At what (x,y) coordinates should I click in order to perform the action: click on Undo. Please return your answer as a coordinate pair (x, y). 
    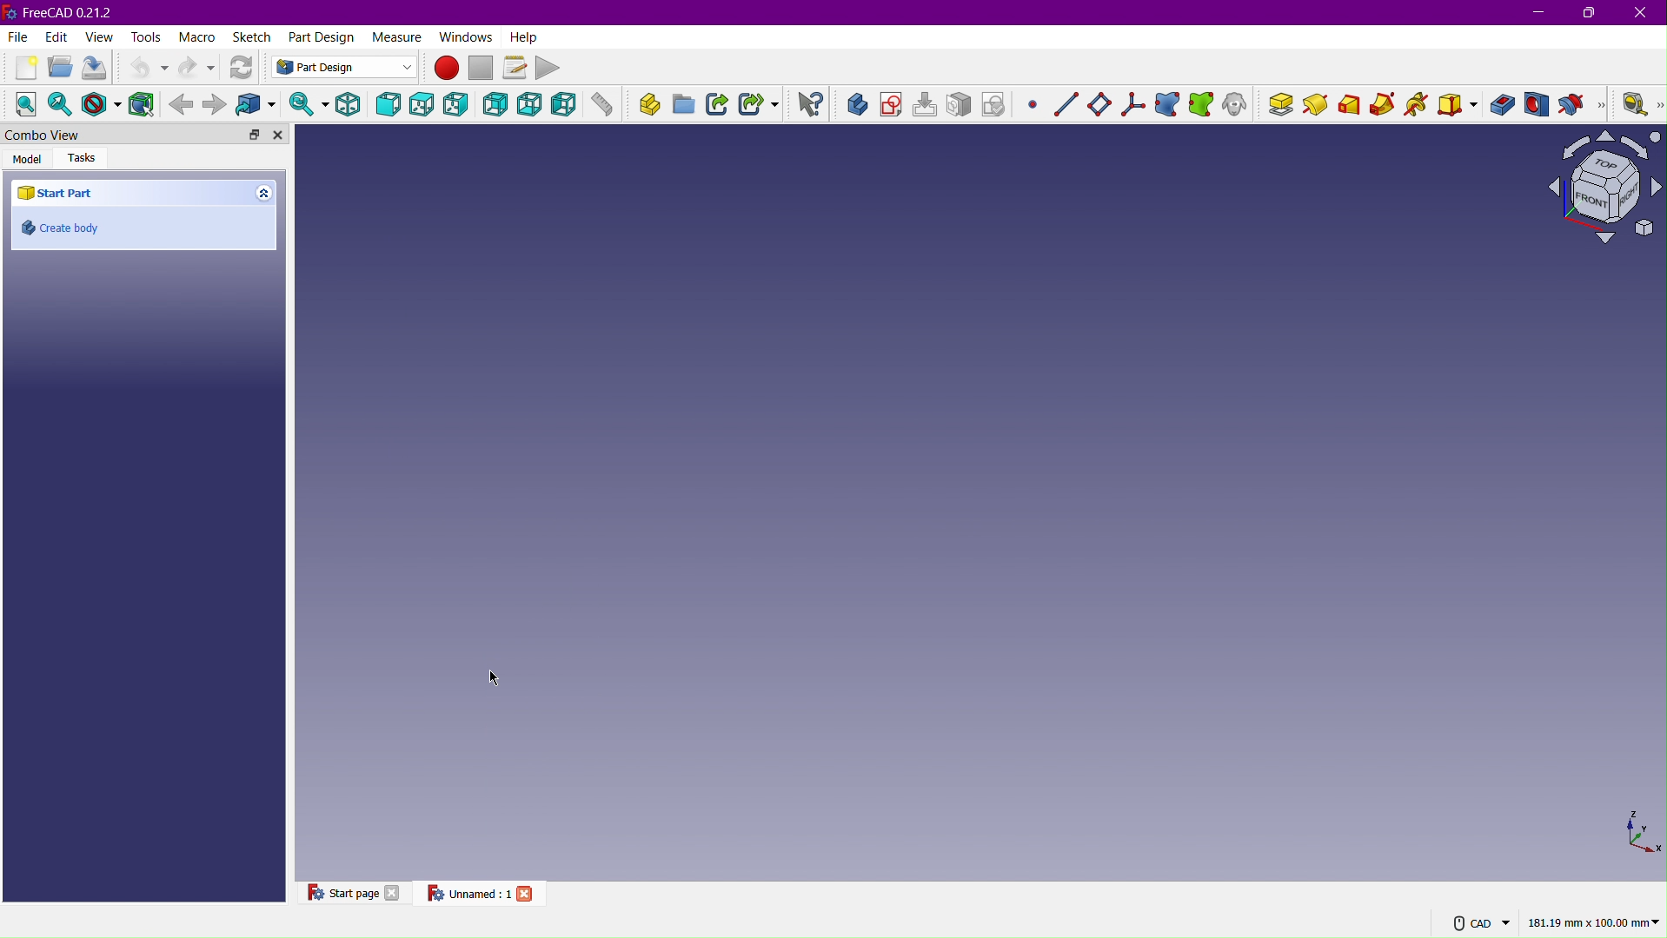
    Looking at the image, I should click on (145, 66).